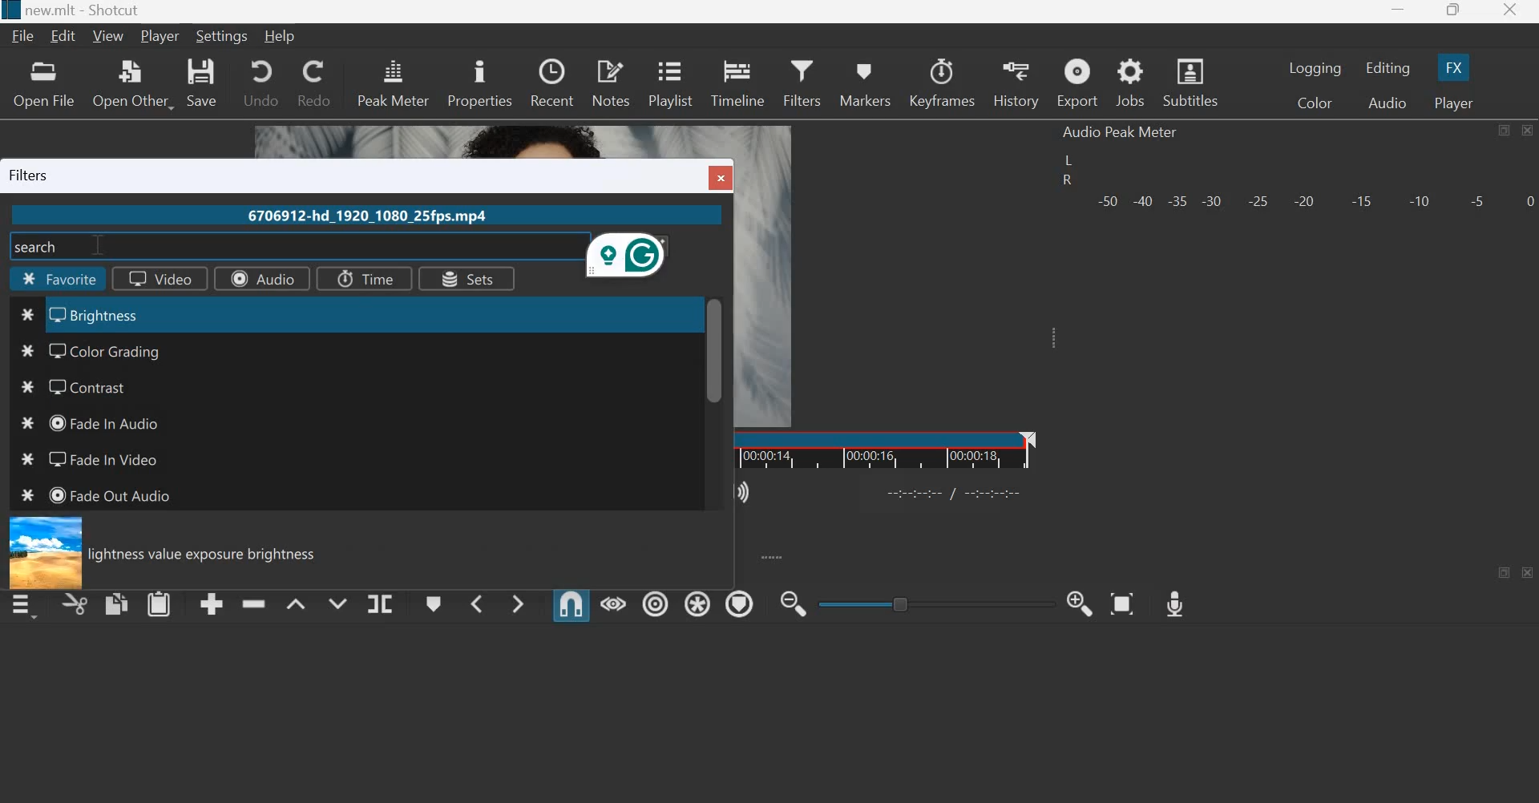 This screenshot has height=803, width=1539. I want to click on Favorite, so click(60, 280).